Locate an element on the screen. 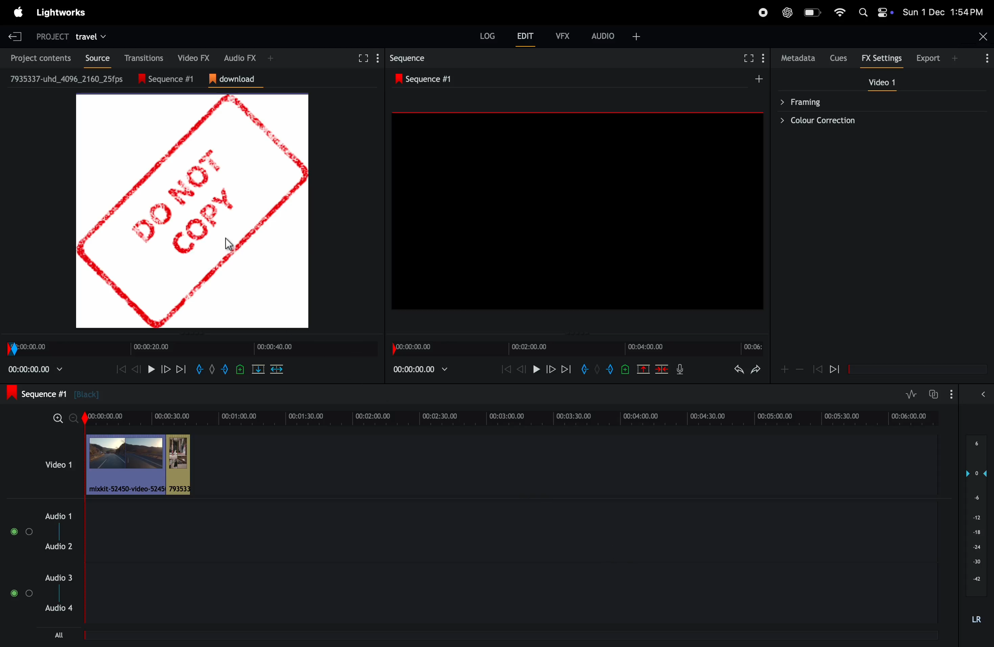 This screenshot has width=994, height=647. project contents is located at coordinates (38, 57).